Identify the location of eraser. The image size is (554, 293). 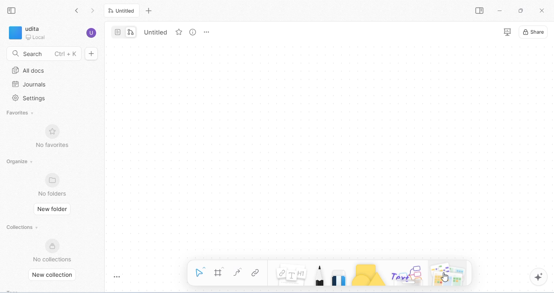
(339, 277).